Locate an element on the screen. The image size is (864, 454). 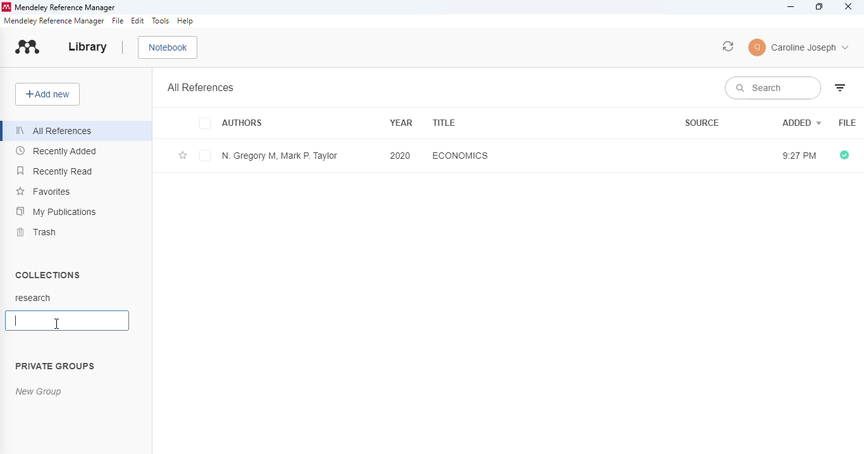
mendeley reference manager is located at coordinates (65, 8).